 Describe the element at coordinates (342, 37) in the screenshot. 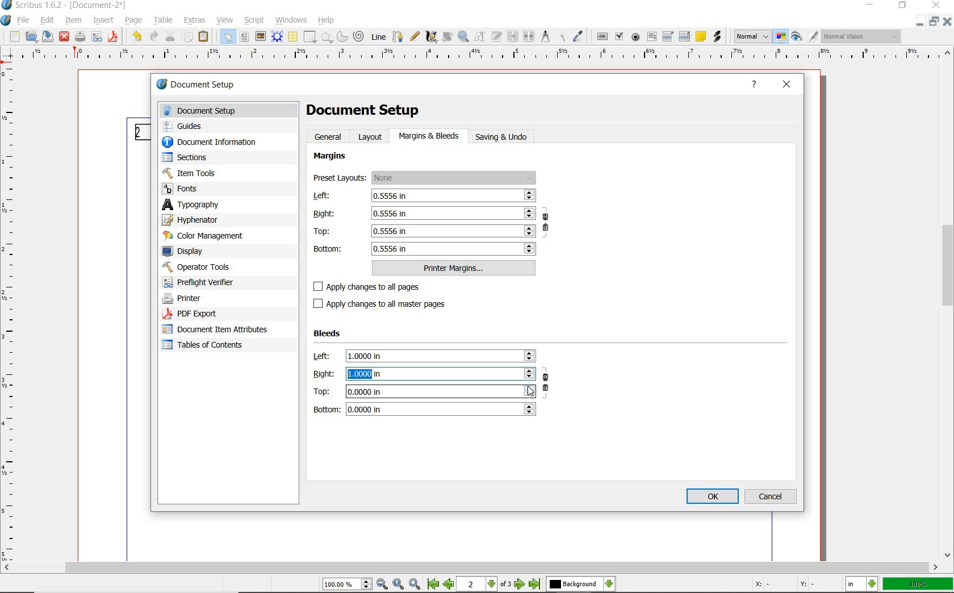

I see `arc` at that location.